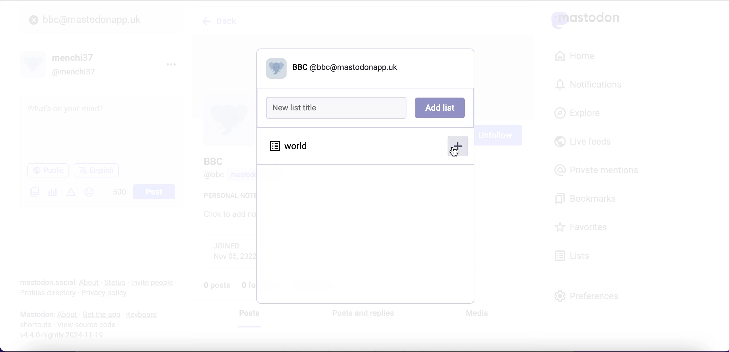 Image resolution: width=729 pixels, height=352 pixels. What do you see at coordinates (116, 282) in the screenshot?
I see `status` at bounding box center [116, 282].